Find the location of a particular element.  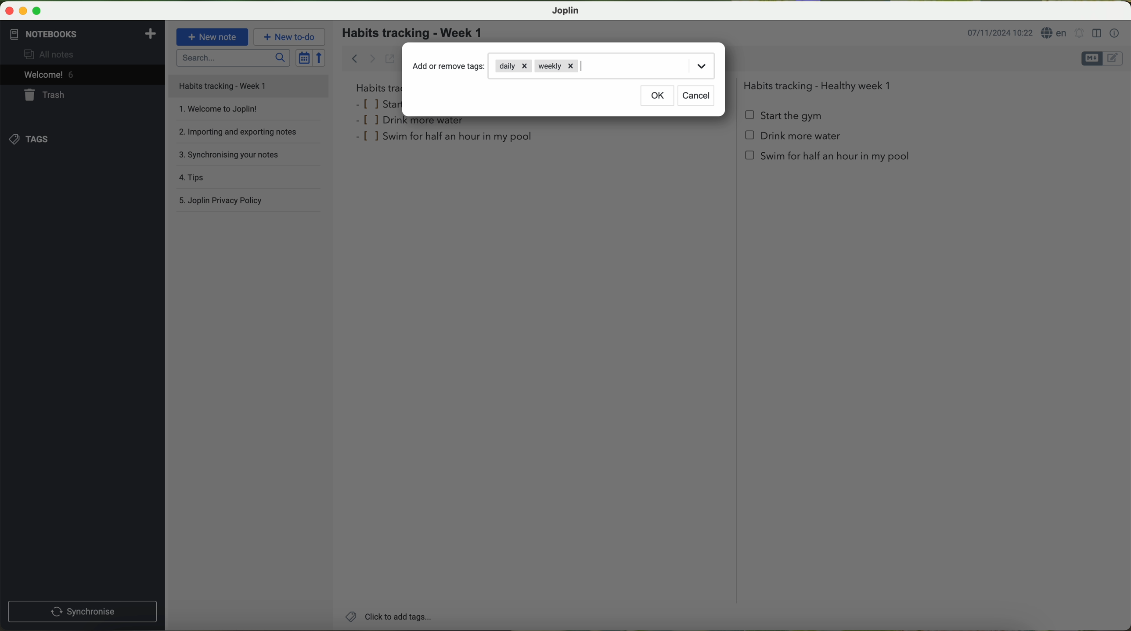

maximize is located at coordinates (37, 11).